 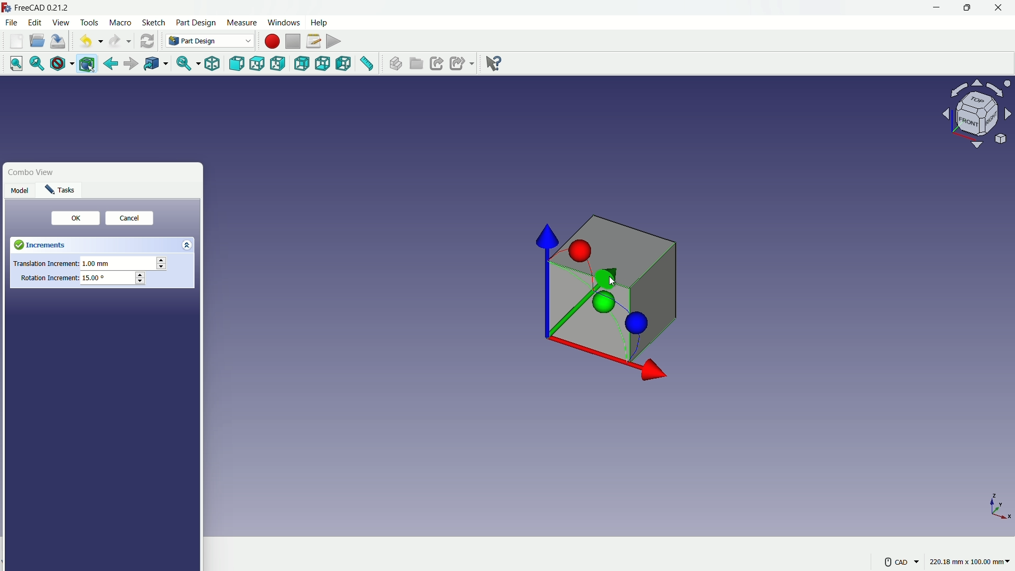 I want to click on close app, so click(x=999, y=8).